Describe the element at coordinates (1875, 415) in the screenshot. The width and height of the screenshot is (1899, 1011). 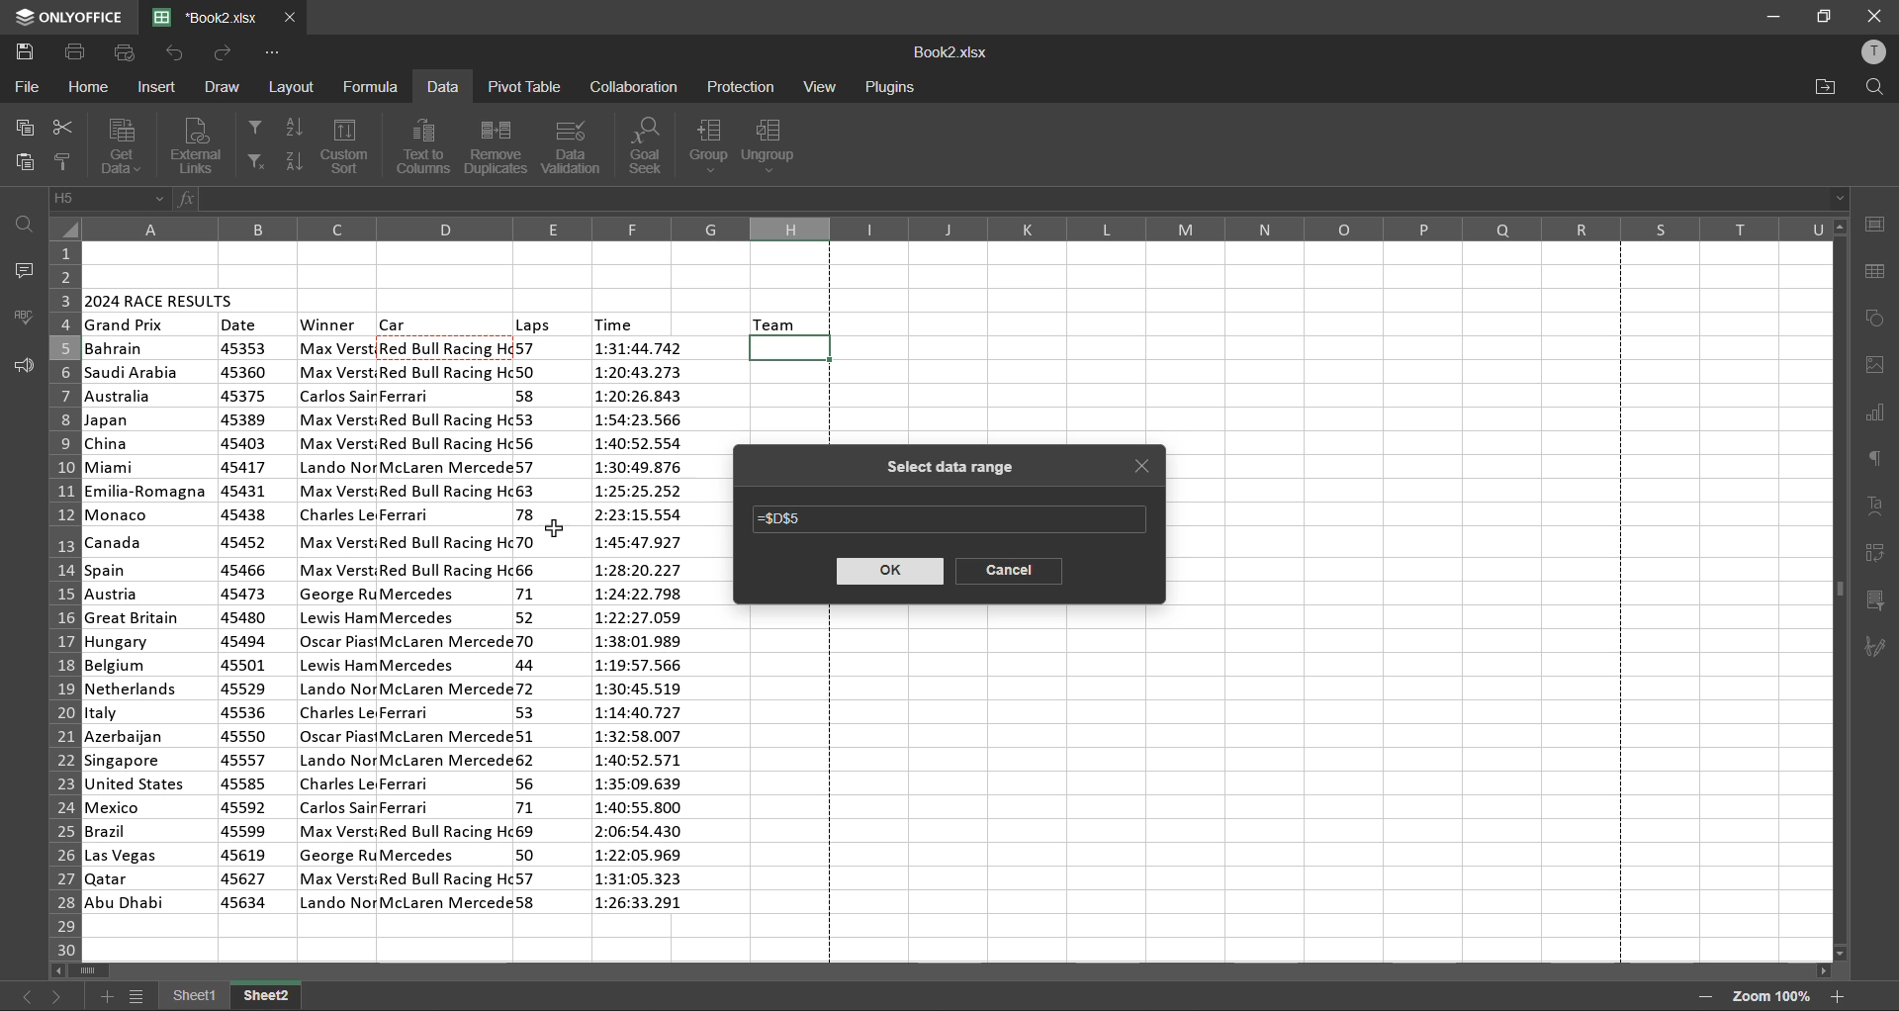
I see `charts` at that location.